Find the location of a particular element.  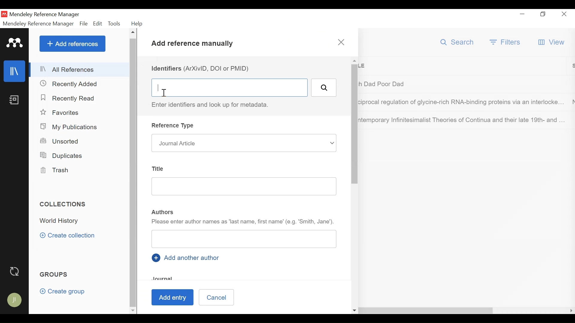

Contemporary Infinitesimalist Theories of Continua and their late 19th and ... is located at coordinates (462, 120).